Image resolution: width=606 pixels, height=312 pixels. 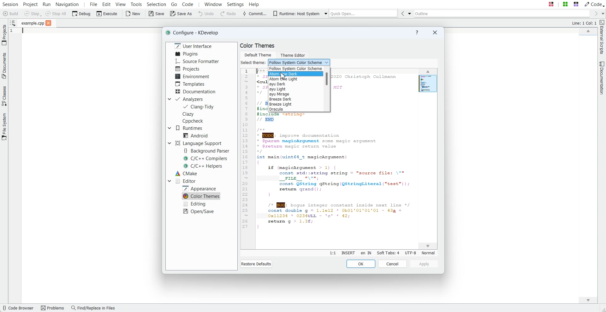 What do you see at coordinates (12, 23) in the screenshot?
I see `Show sorted List` at bounding box center [12, 23].